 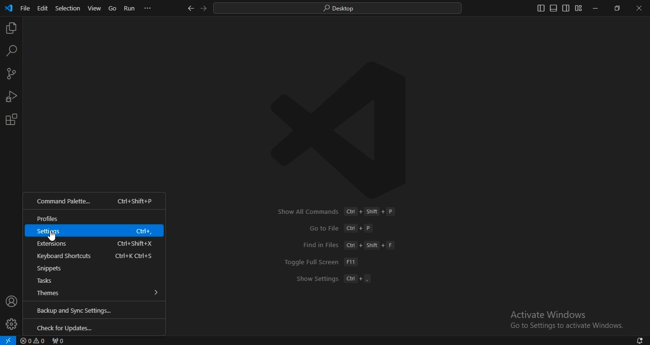 I want to click on command palette, so click(x=96, y=201).